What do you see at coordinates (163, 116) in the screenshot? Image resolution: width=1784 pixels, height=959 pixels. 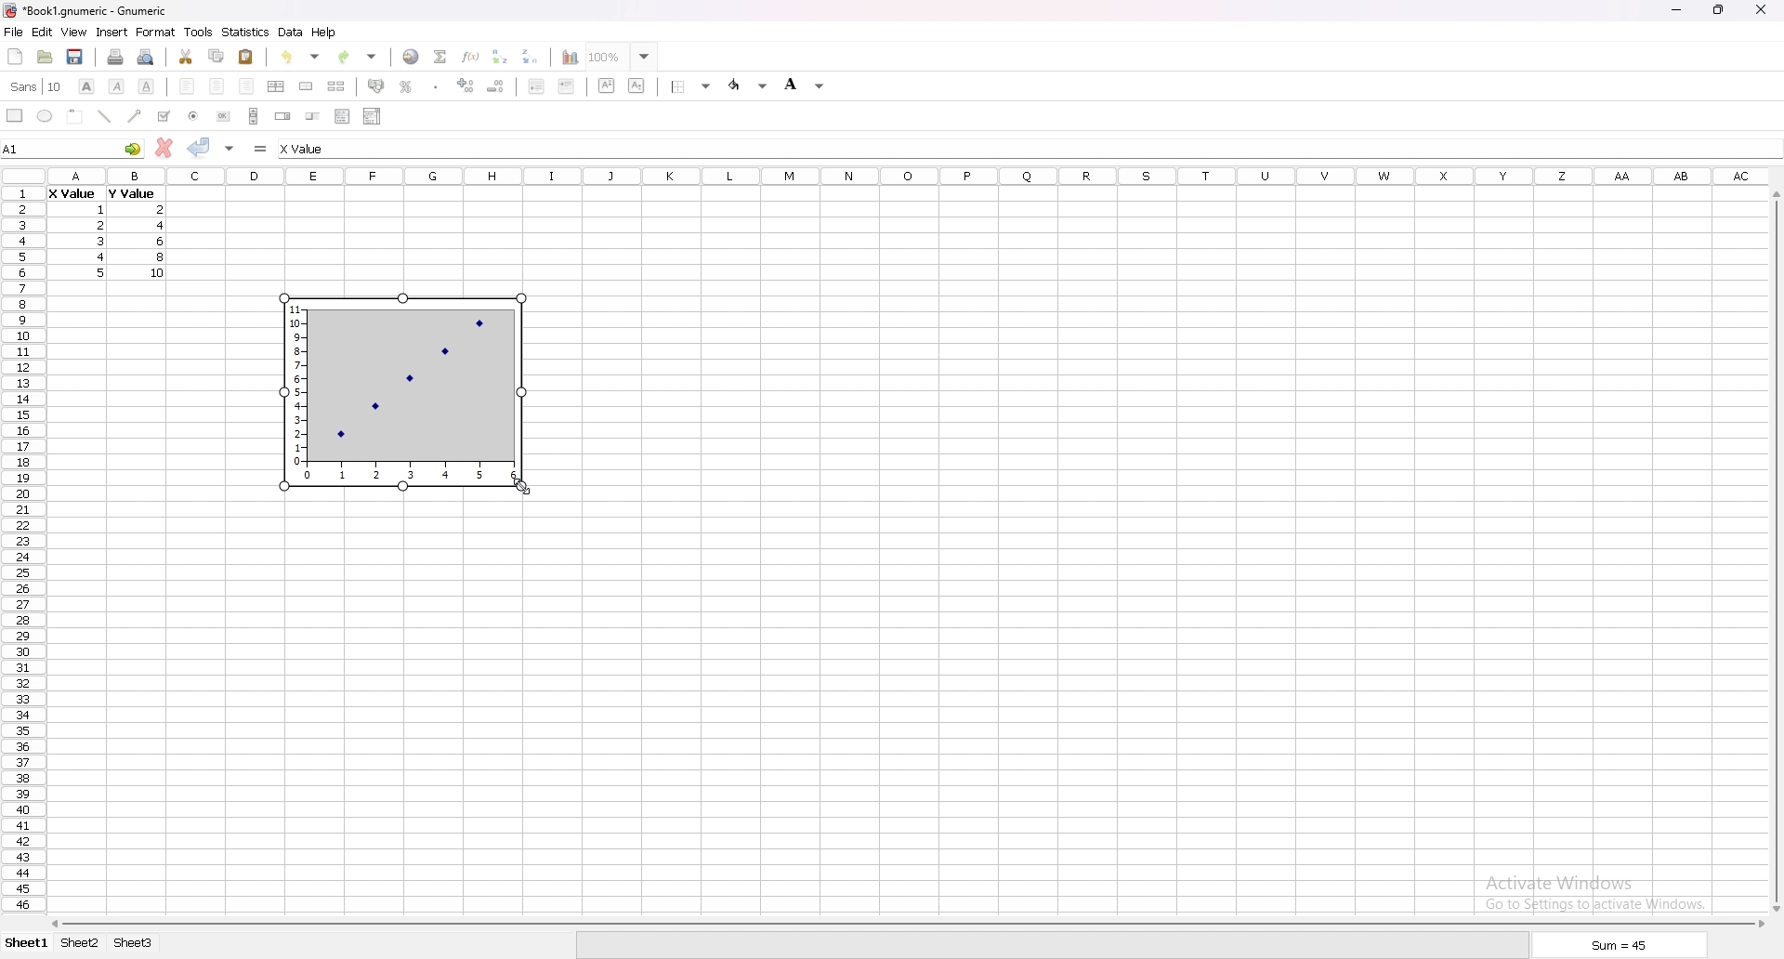 I see `tickbox` at bounding box center [163, 116].